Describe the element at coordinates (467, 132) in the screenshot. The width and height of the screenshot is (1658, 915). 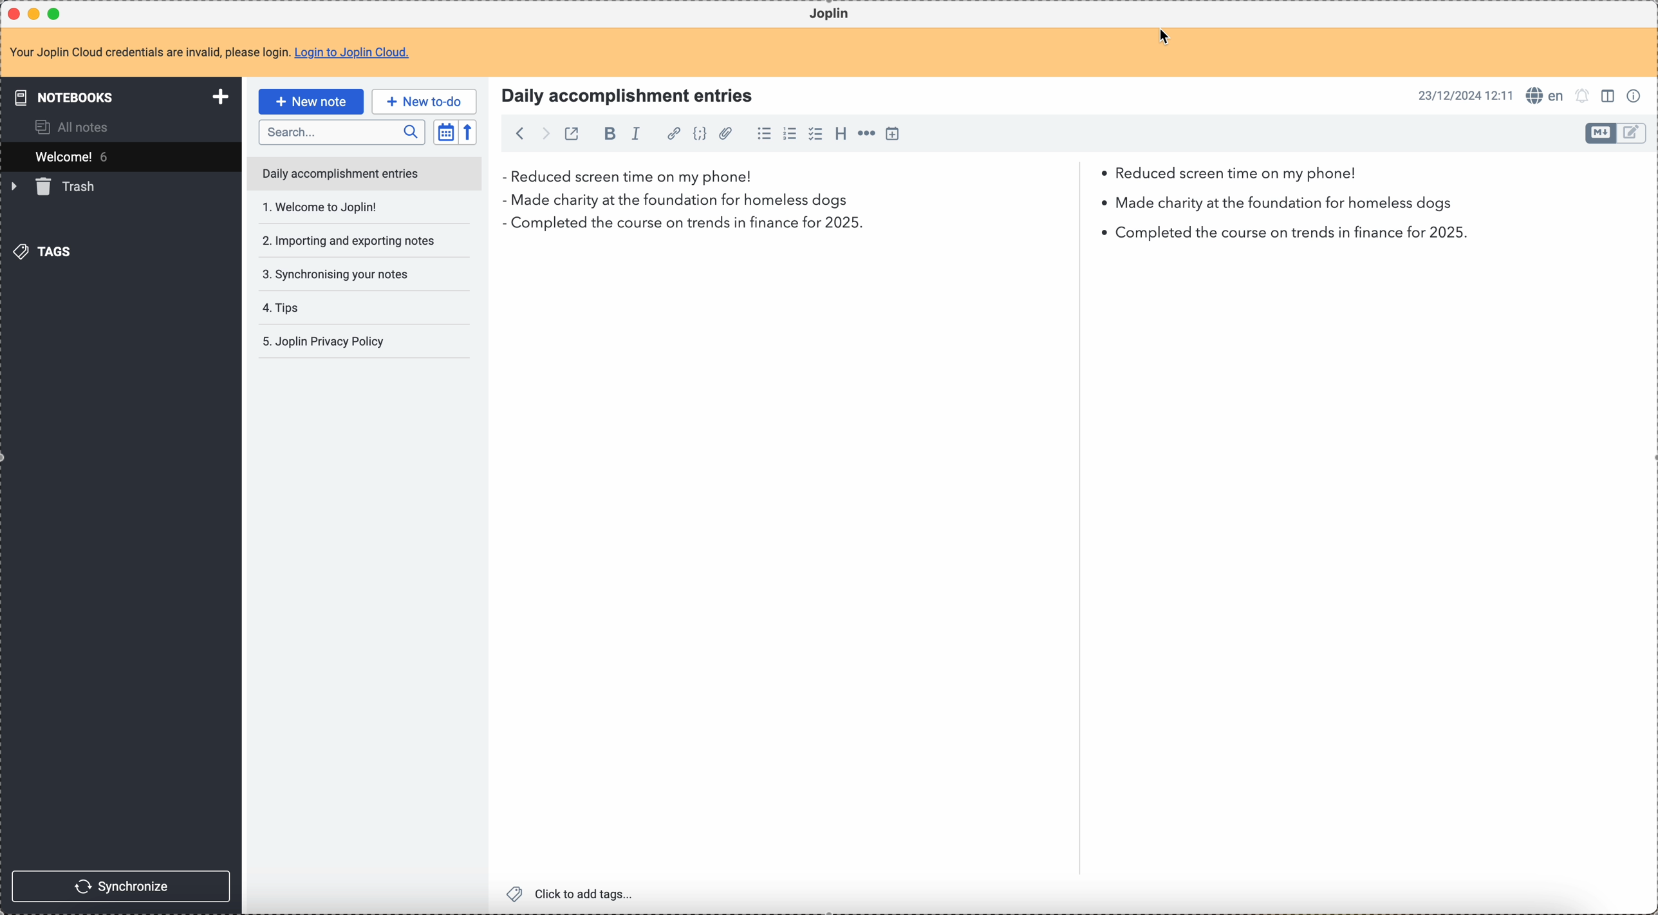
I see `reverse sort order` at that location.